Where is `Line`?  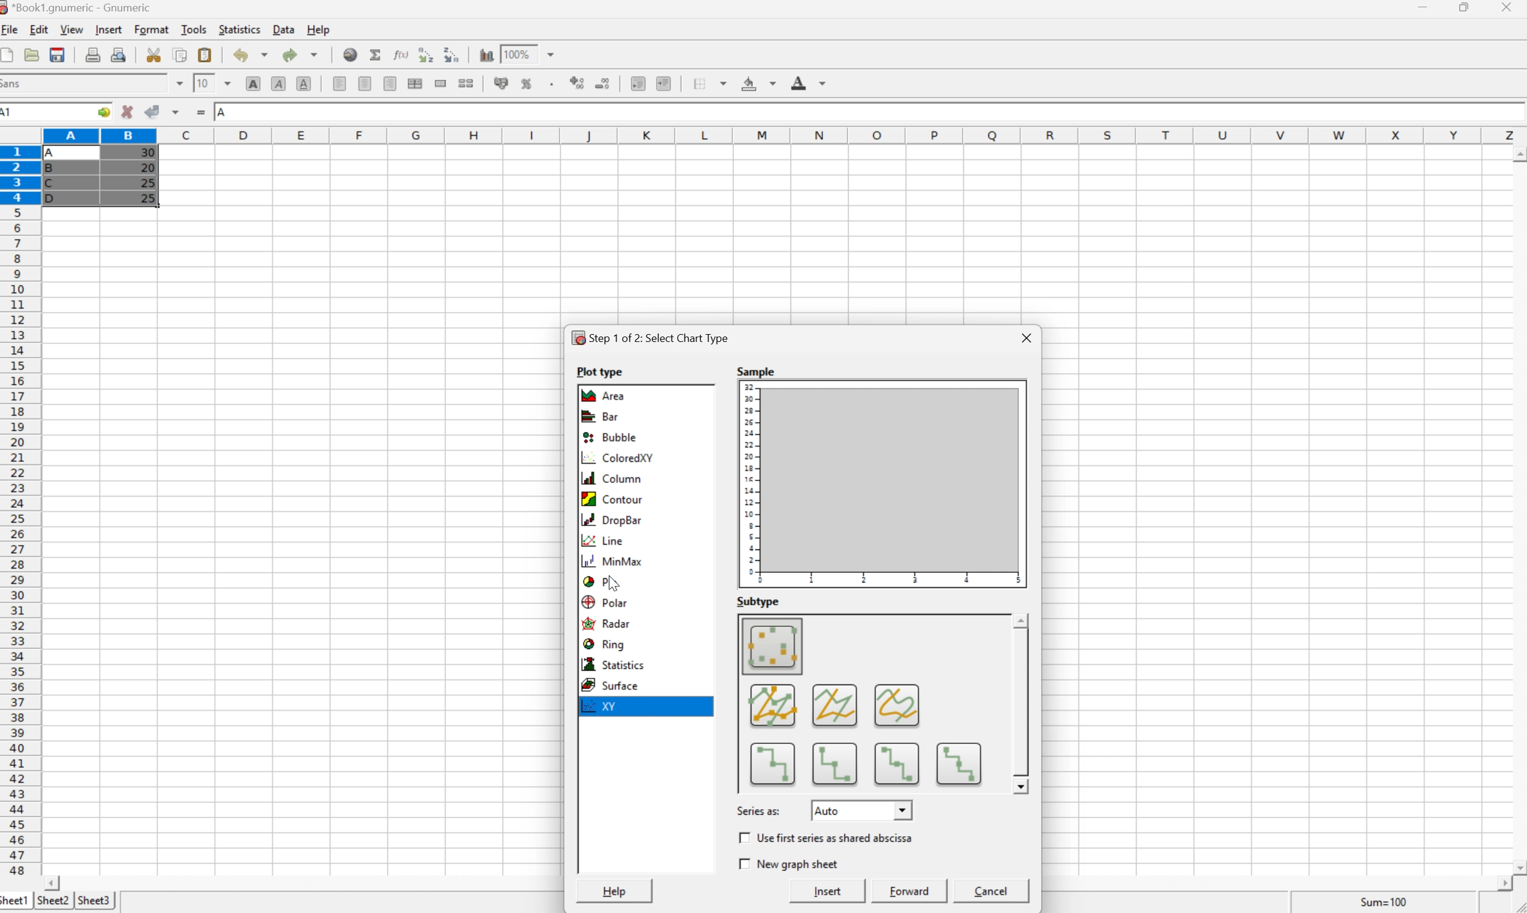 Line is located at coordinates (605, 541).